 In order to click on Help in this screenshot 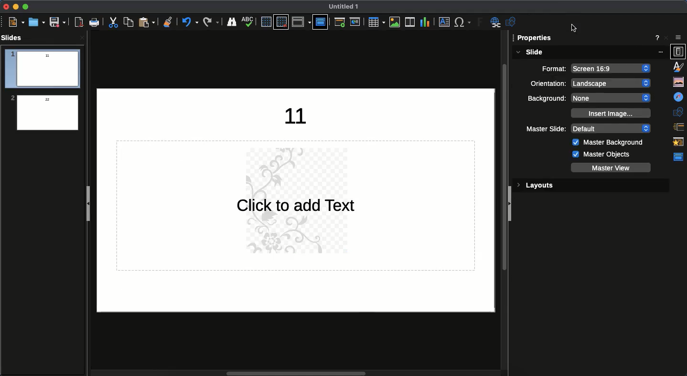, I will do `click(657, 39)`.